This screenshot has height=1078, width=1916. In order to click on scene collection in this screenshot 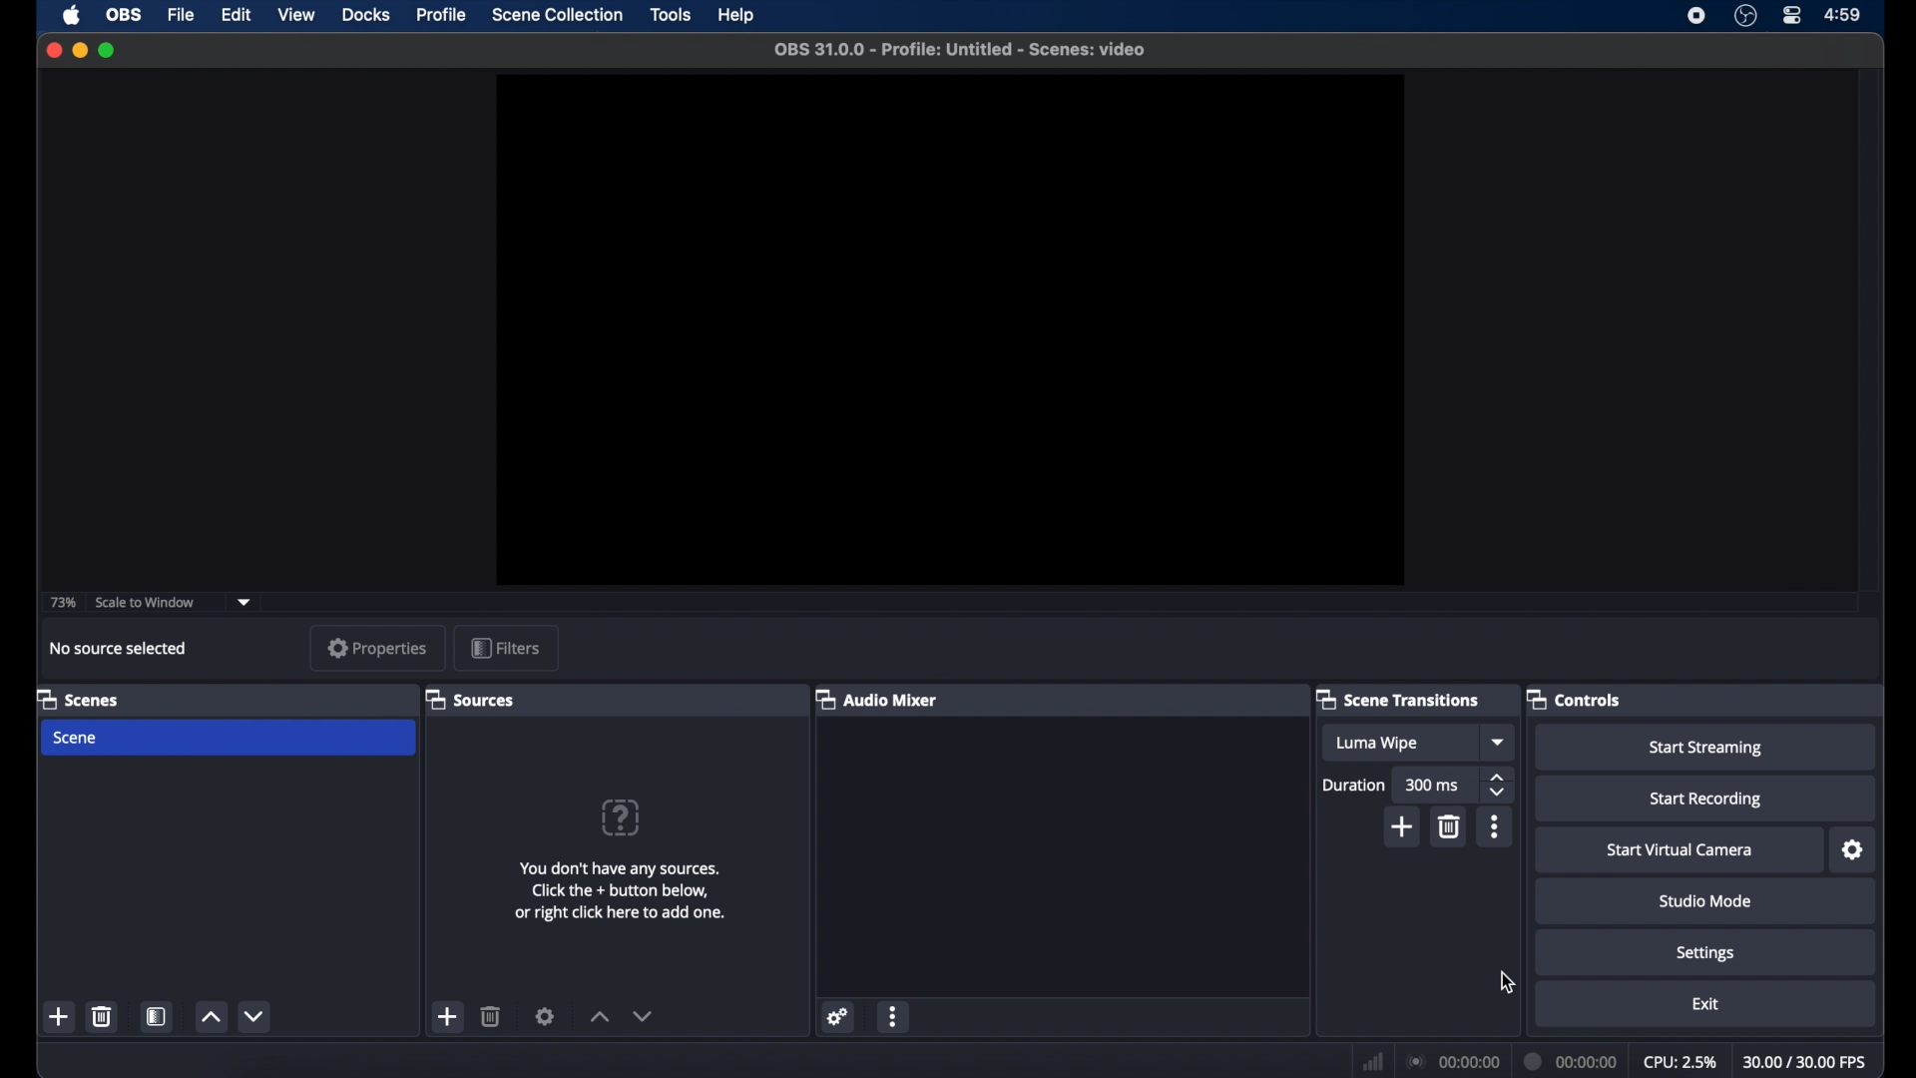, I will do `click(556, 15)`.